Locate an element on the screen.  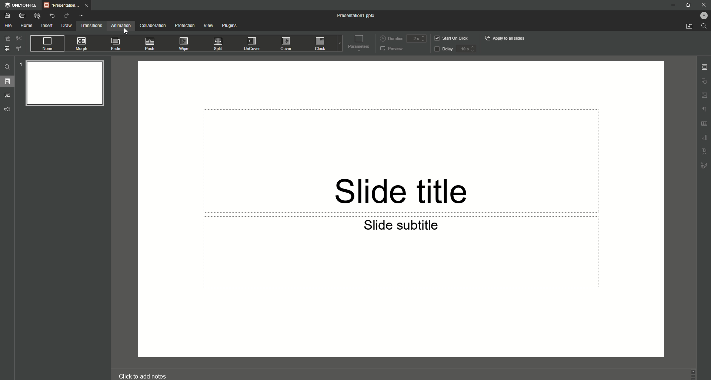
Slide Subtitle is located at coordinates (404, 227).